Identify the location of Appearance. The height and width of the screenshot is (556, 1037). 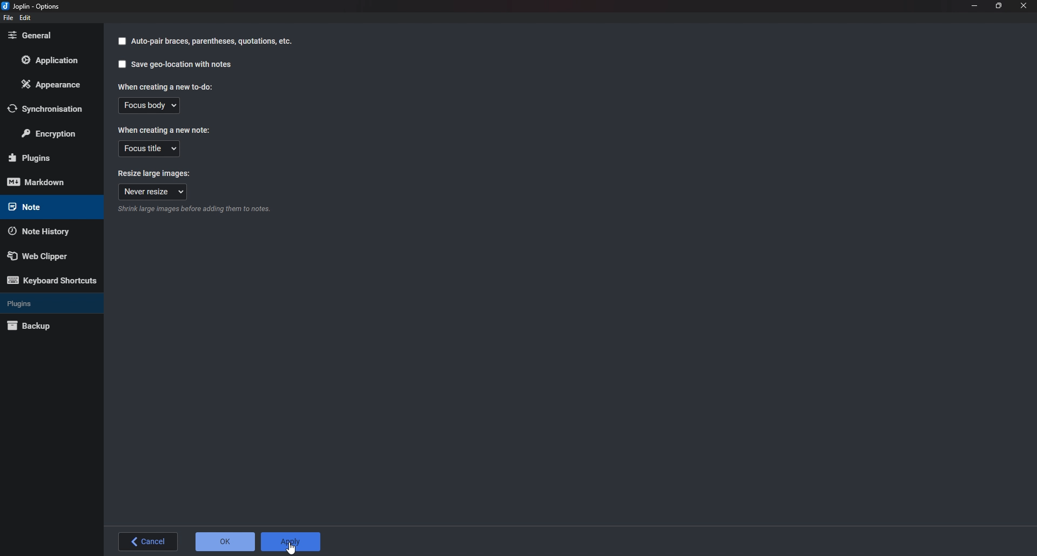
(52, 86).